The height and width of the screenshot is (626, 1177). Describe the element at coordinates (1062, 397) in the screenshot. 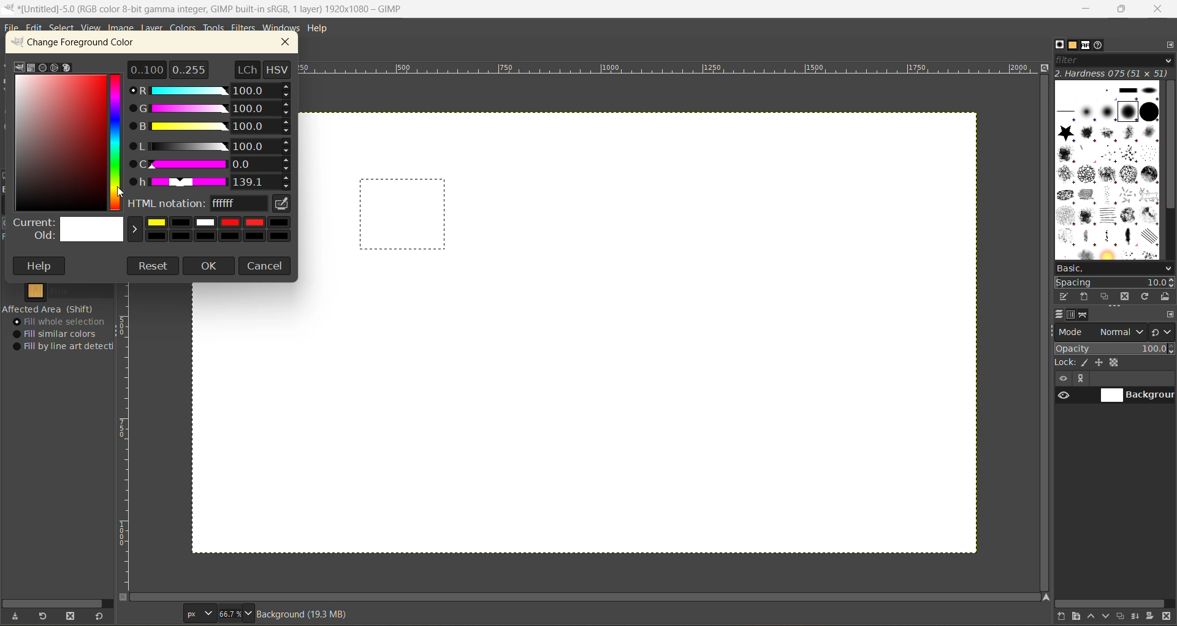

I see `preview` at that location.